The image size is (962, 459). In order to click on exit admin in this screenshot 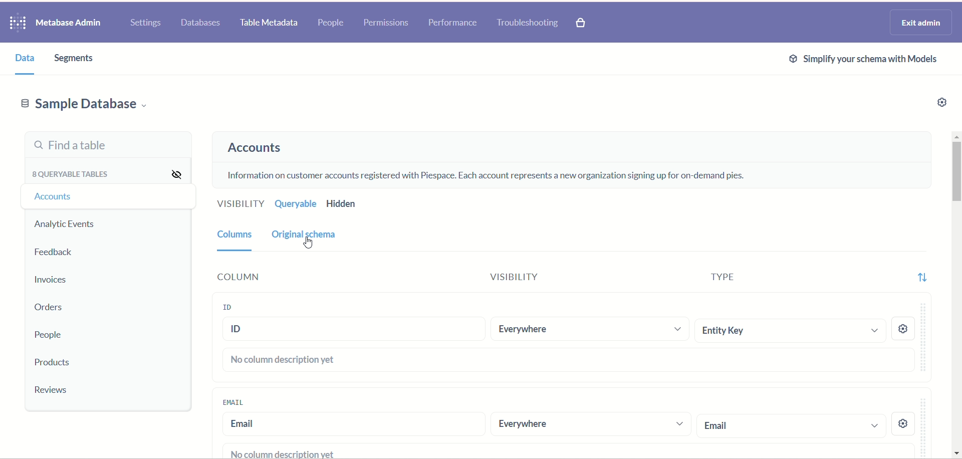, I will do `click(921, 23)`.